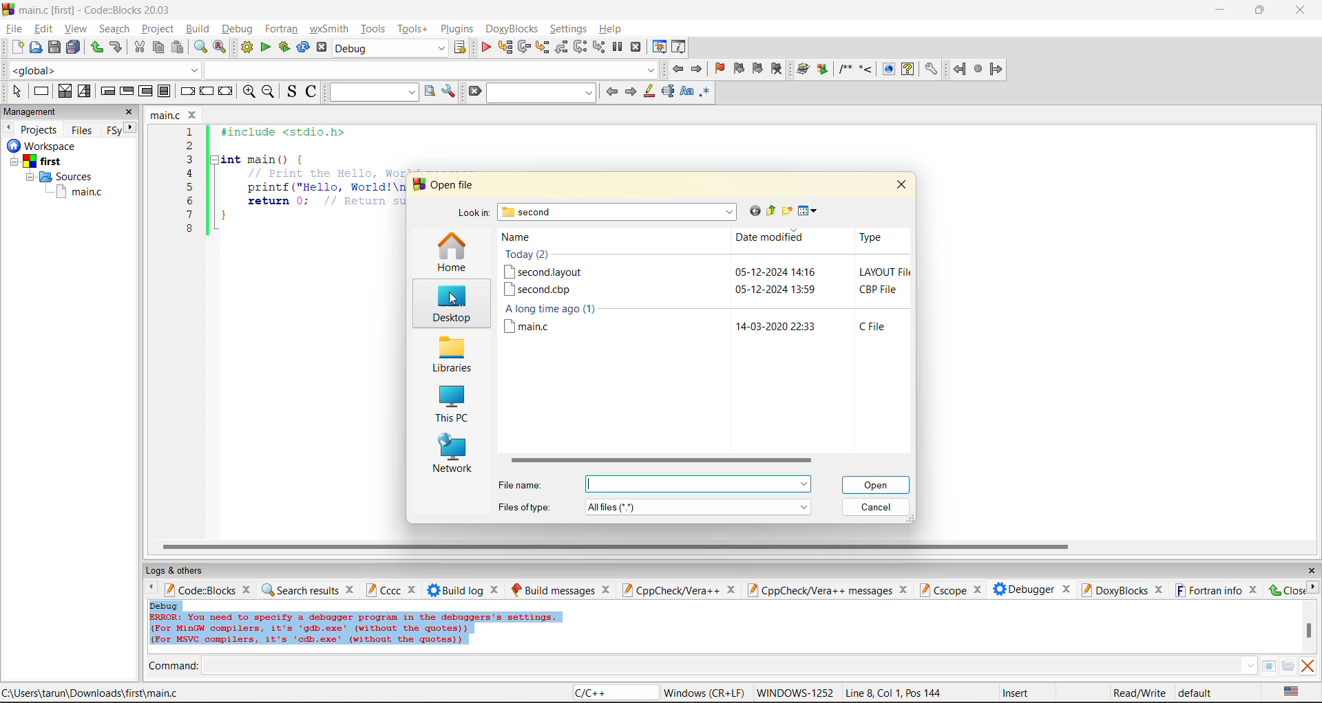  I want to click on menu, so click(697, 484).